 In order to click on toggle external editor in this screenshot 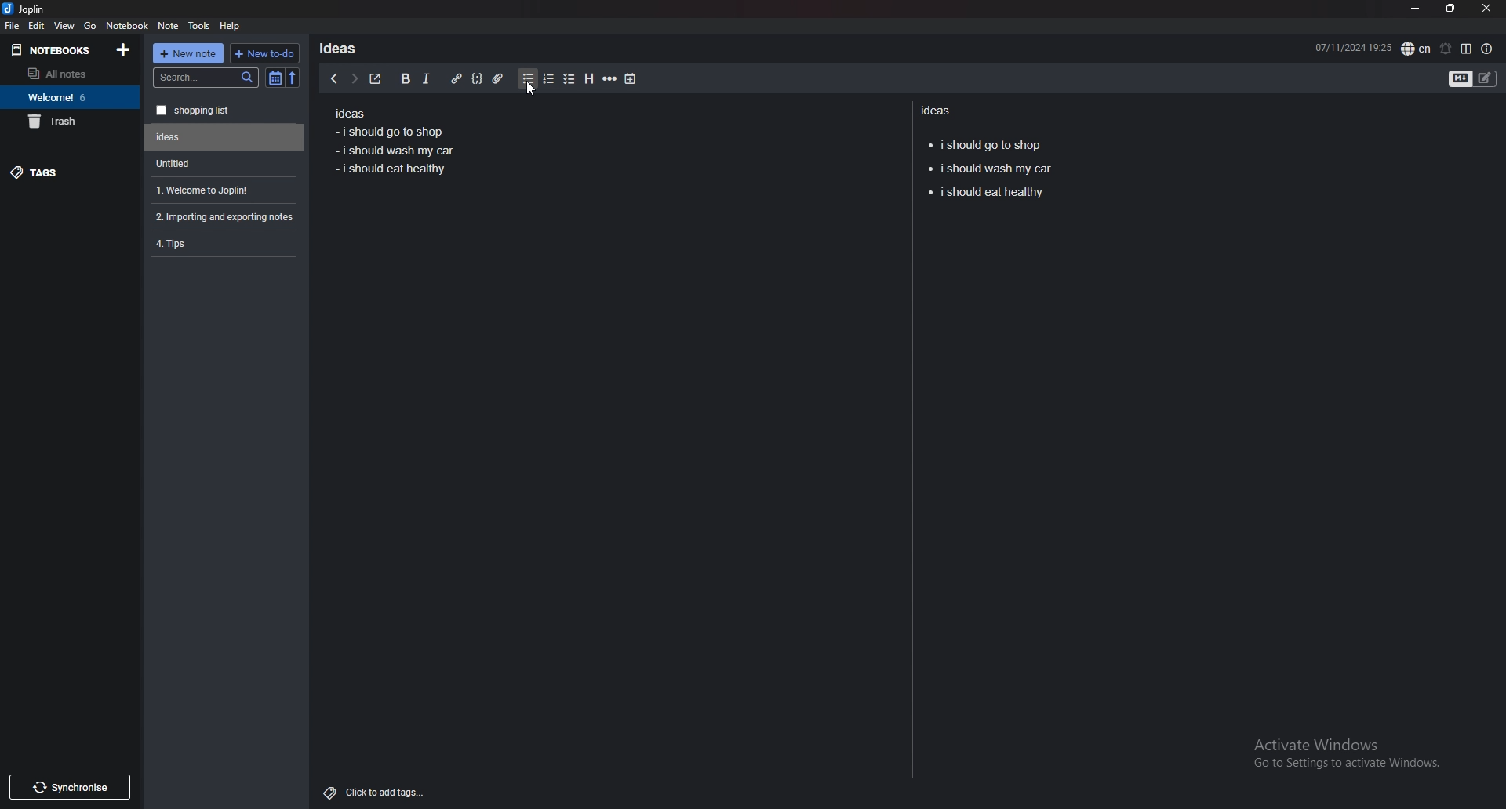, I will do `click(376, 78)`.